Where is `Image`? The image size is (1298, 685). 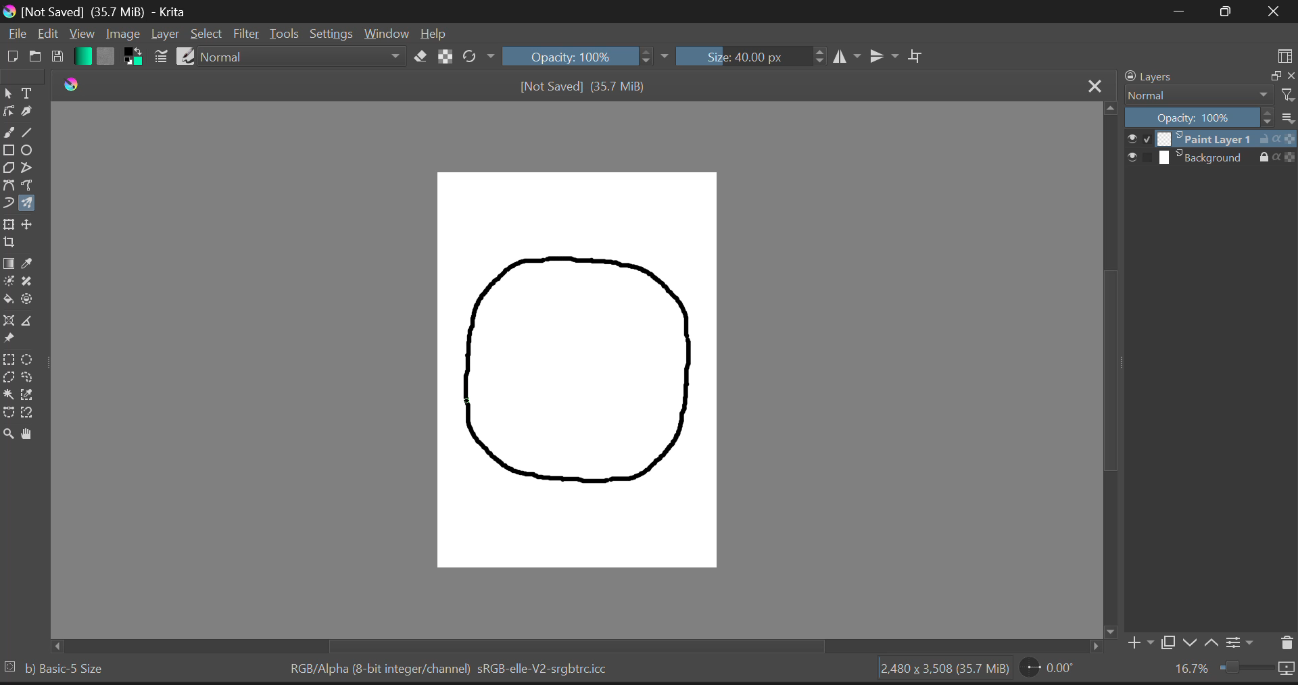 Image is located at coordinates (123, 34).